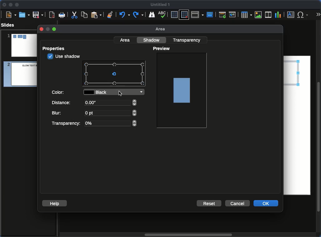  Describe the element at coordinates (59, 92) in the screenshot. I see `Color` at that location.